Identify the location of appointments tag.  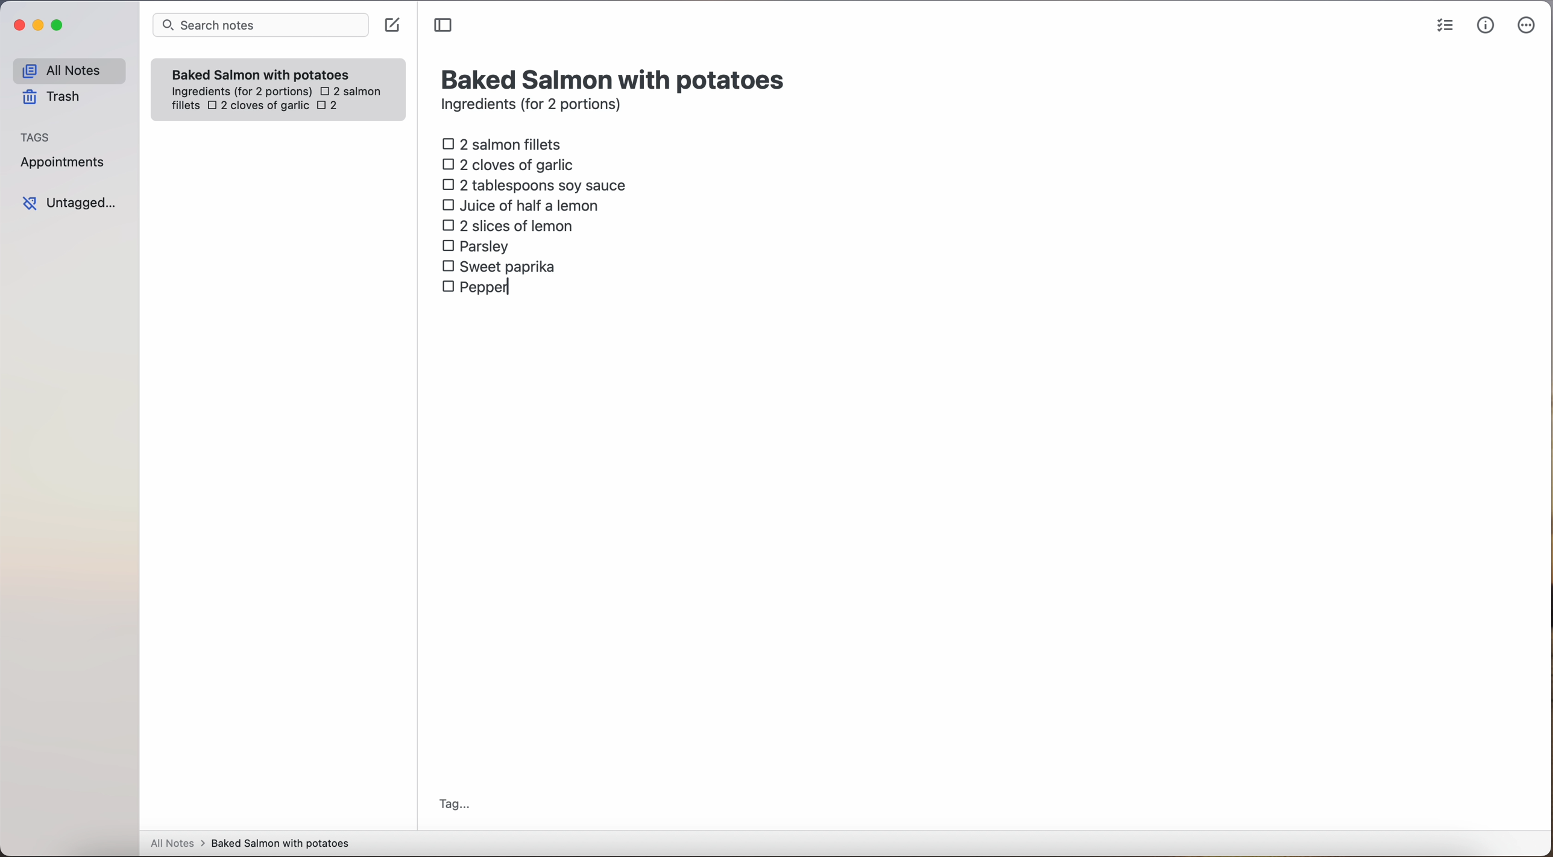
(64, 160).